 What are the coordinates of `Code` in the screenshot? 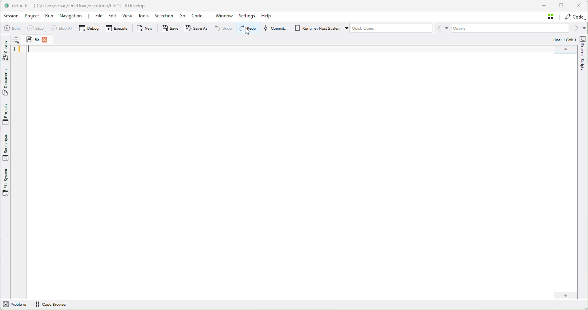 It's located at (573, 17).